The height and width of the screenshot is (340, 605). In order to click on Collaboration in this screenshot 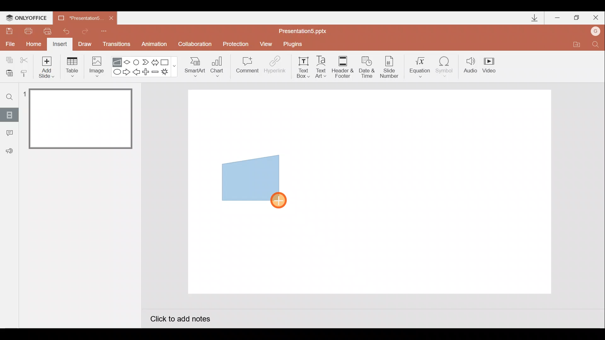, I will do `click(196, 45)`.